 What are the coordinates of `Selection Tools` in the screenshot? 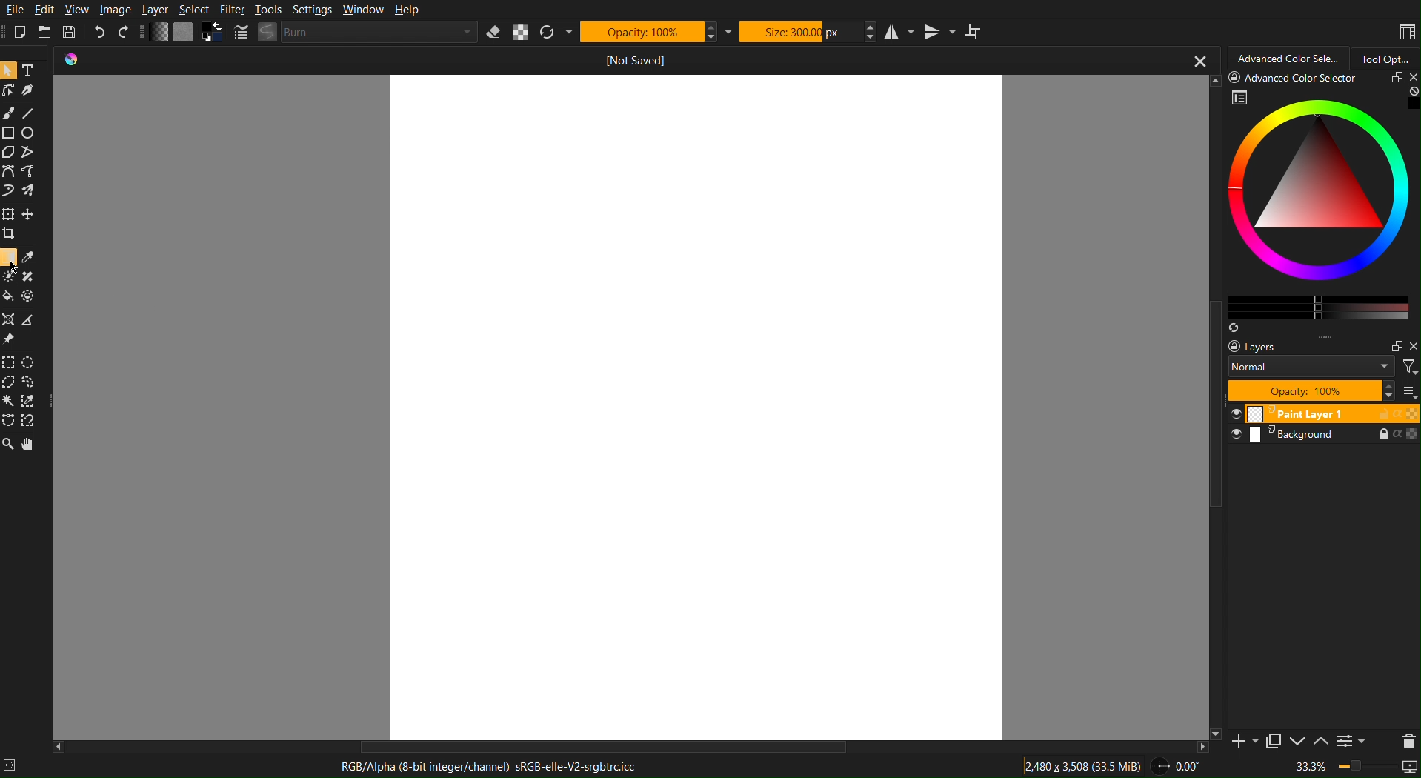 It's located at (25, 390).